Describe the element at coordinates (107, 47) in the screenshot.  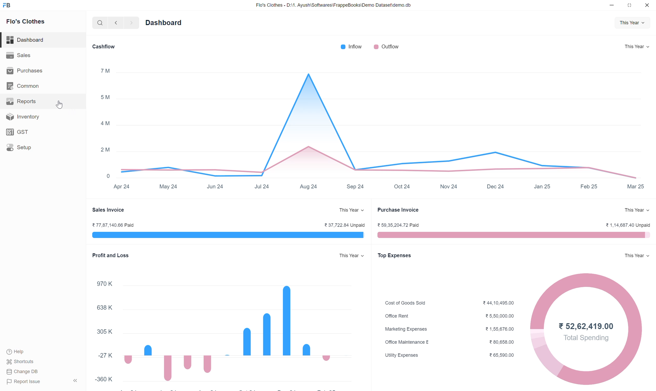
I see `Cashflow` at that location.